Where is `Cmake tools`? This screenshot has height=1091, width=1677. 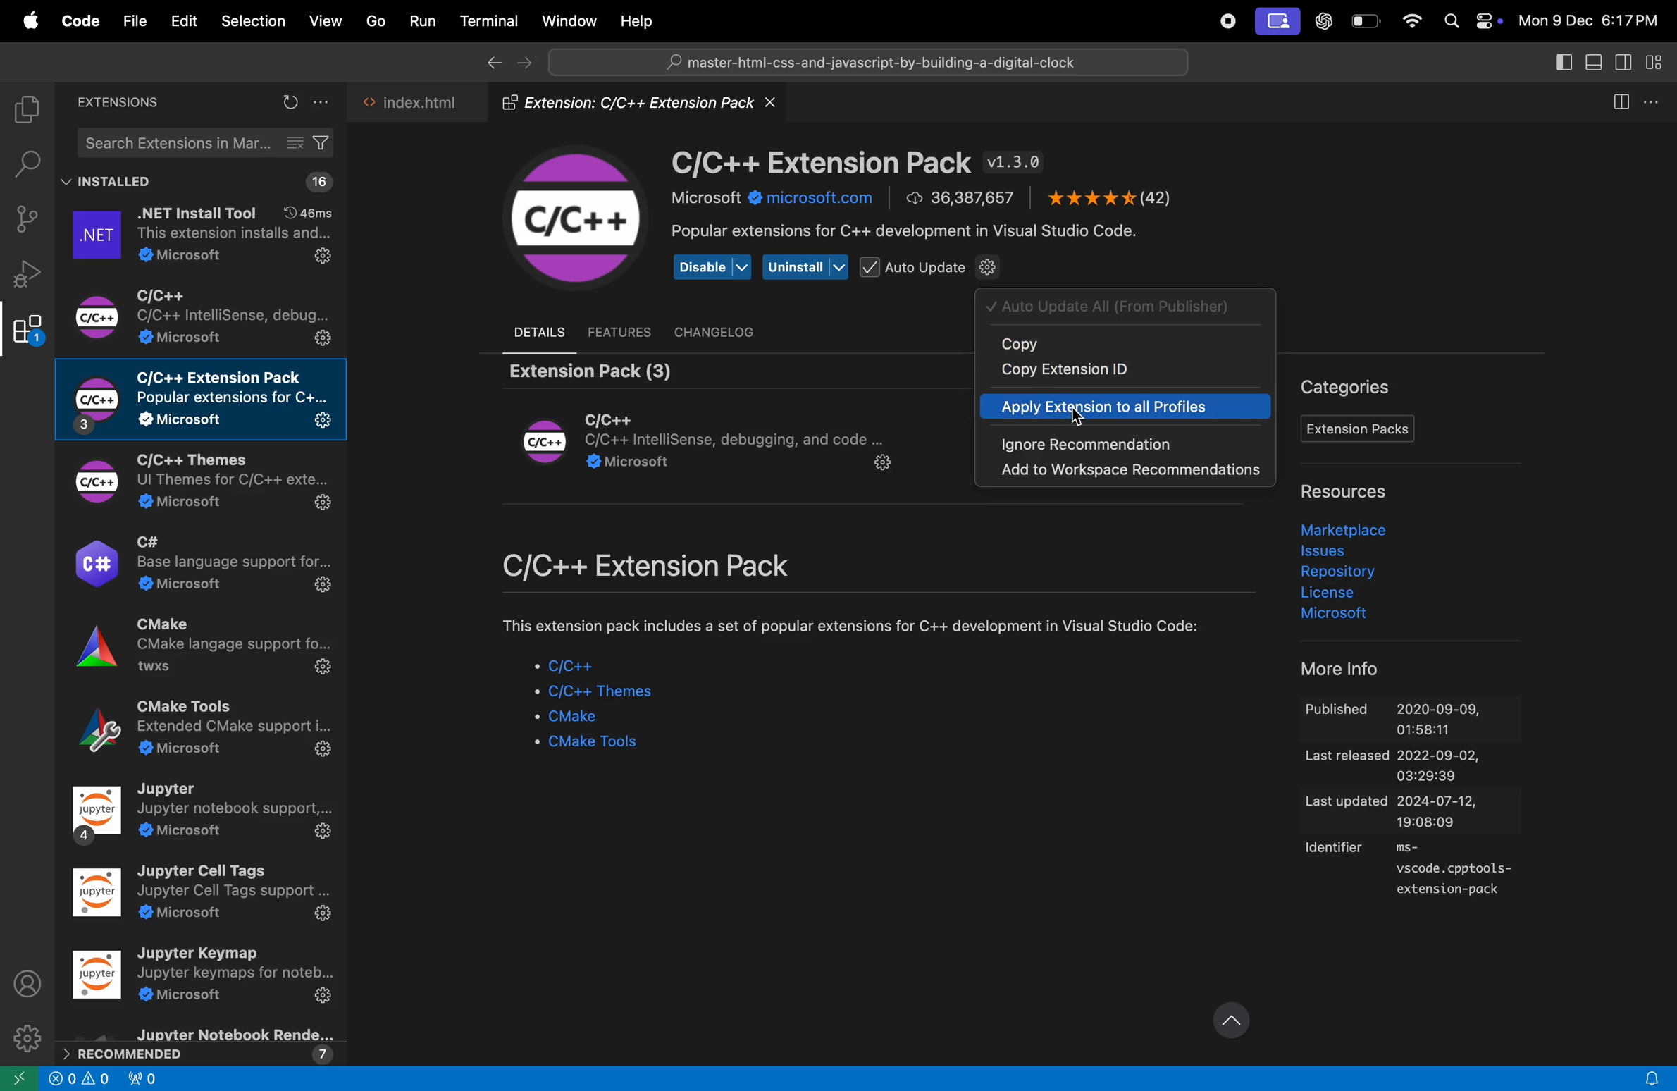 Cmake tools is located at coordinates (606, 745).